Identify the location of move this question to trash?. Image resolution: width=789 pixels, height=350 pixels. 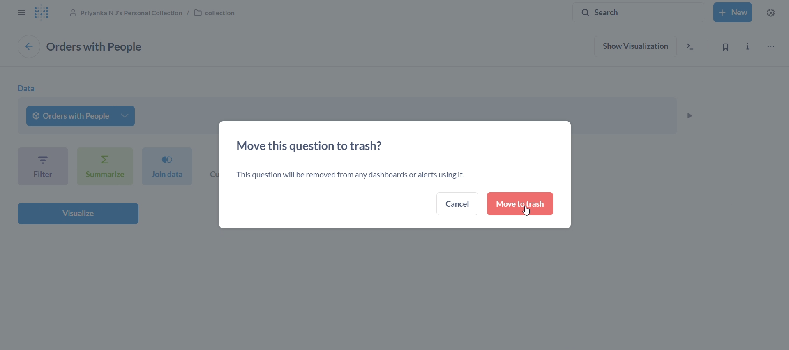
(314, 145).